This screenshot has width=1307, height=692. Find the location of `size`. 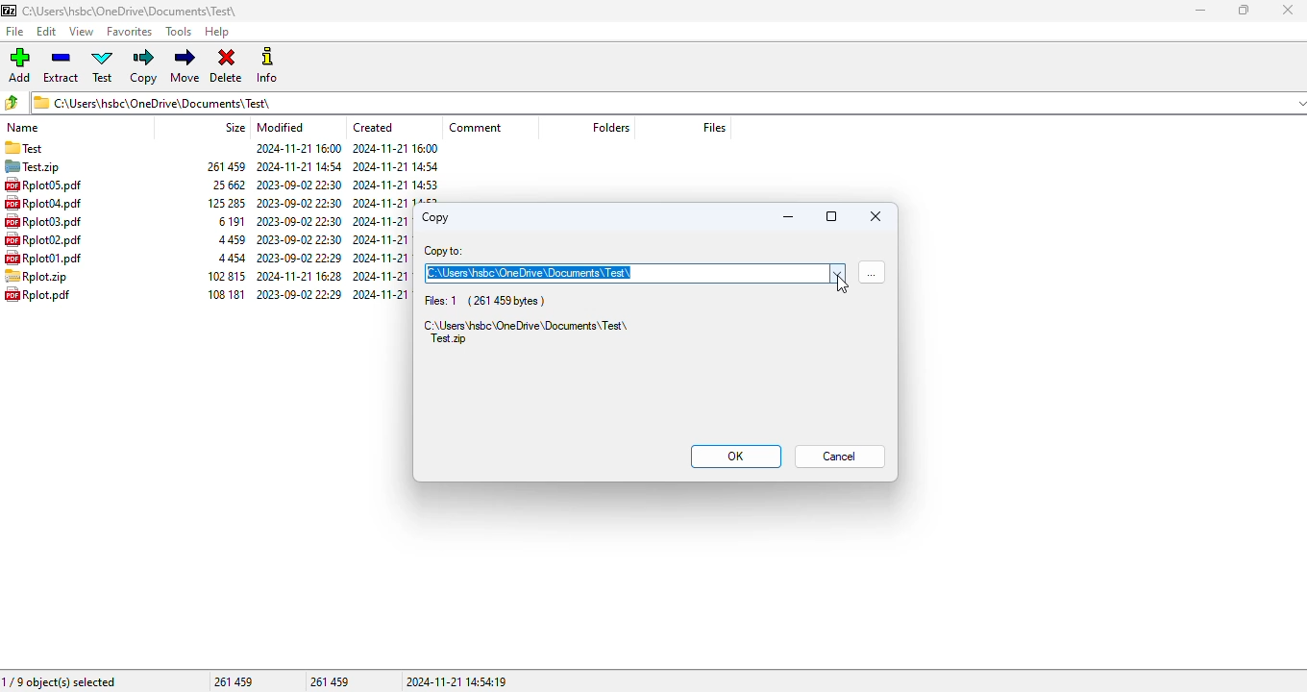

size is located at coordinates (229, 221).